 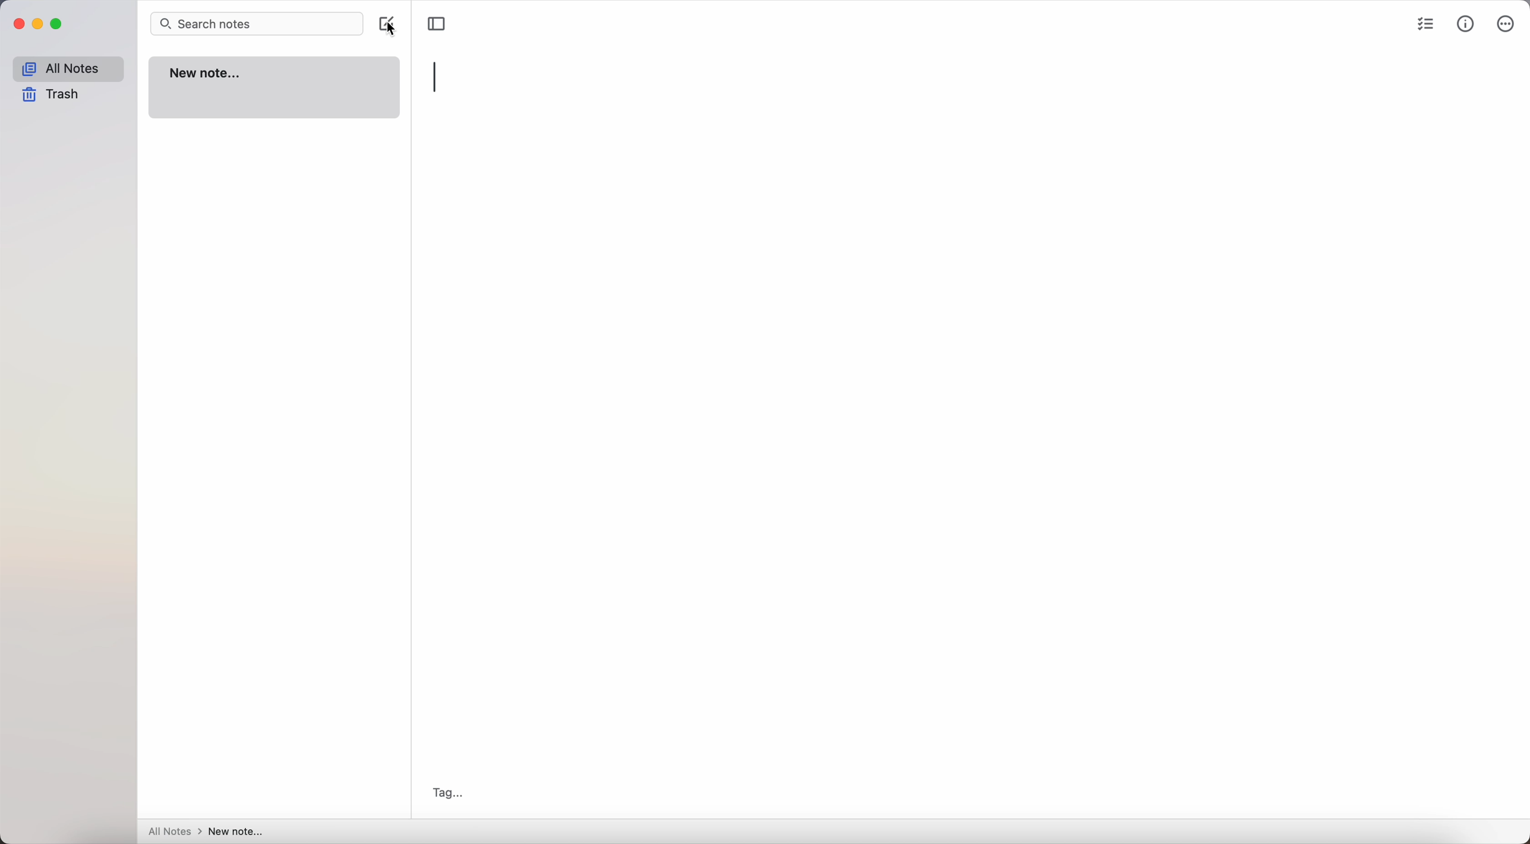 What do you see at coordinates (393, 36) in the screenshot?
I see `cursor` at bounding box center [393, 36].